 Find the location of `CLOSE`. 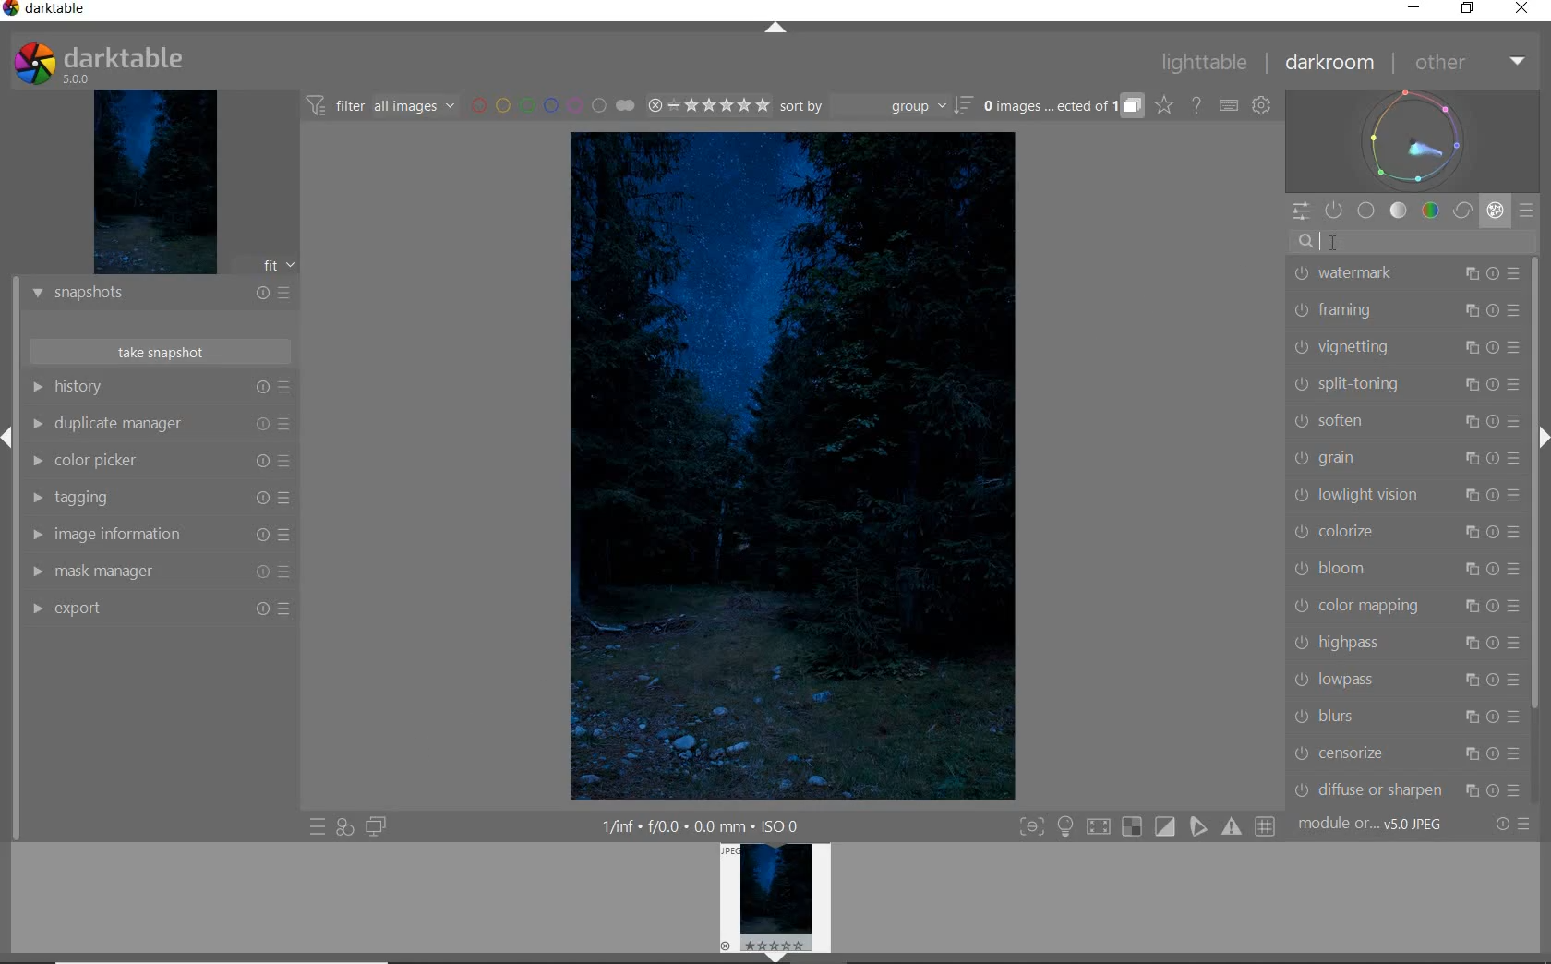

CLOSE is located at coordinates (1521, 11).